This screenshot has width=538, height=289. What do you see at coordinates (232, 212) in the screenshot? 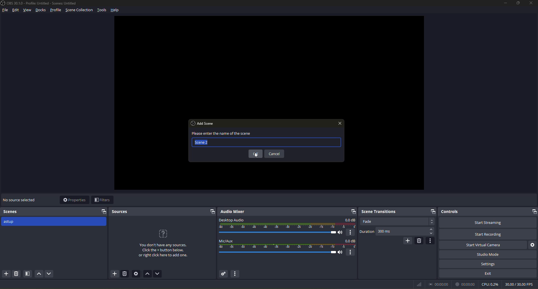
I see `audio mixer` at bounding box center [232, 212].